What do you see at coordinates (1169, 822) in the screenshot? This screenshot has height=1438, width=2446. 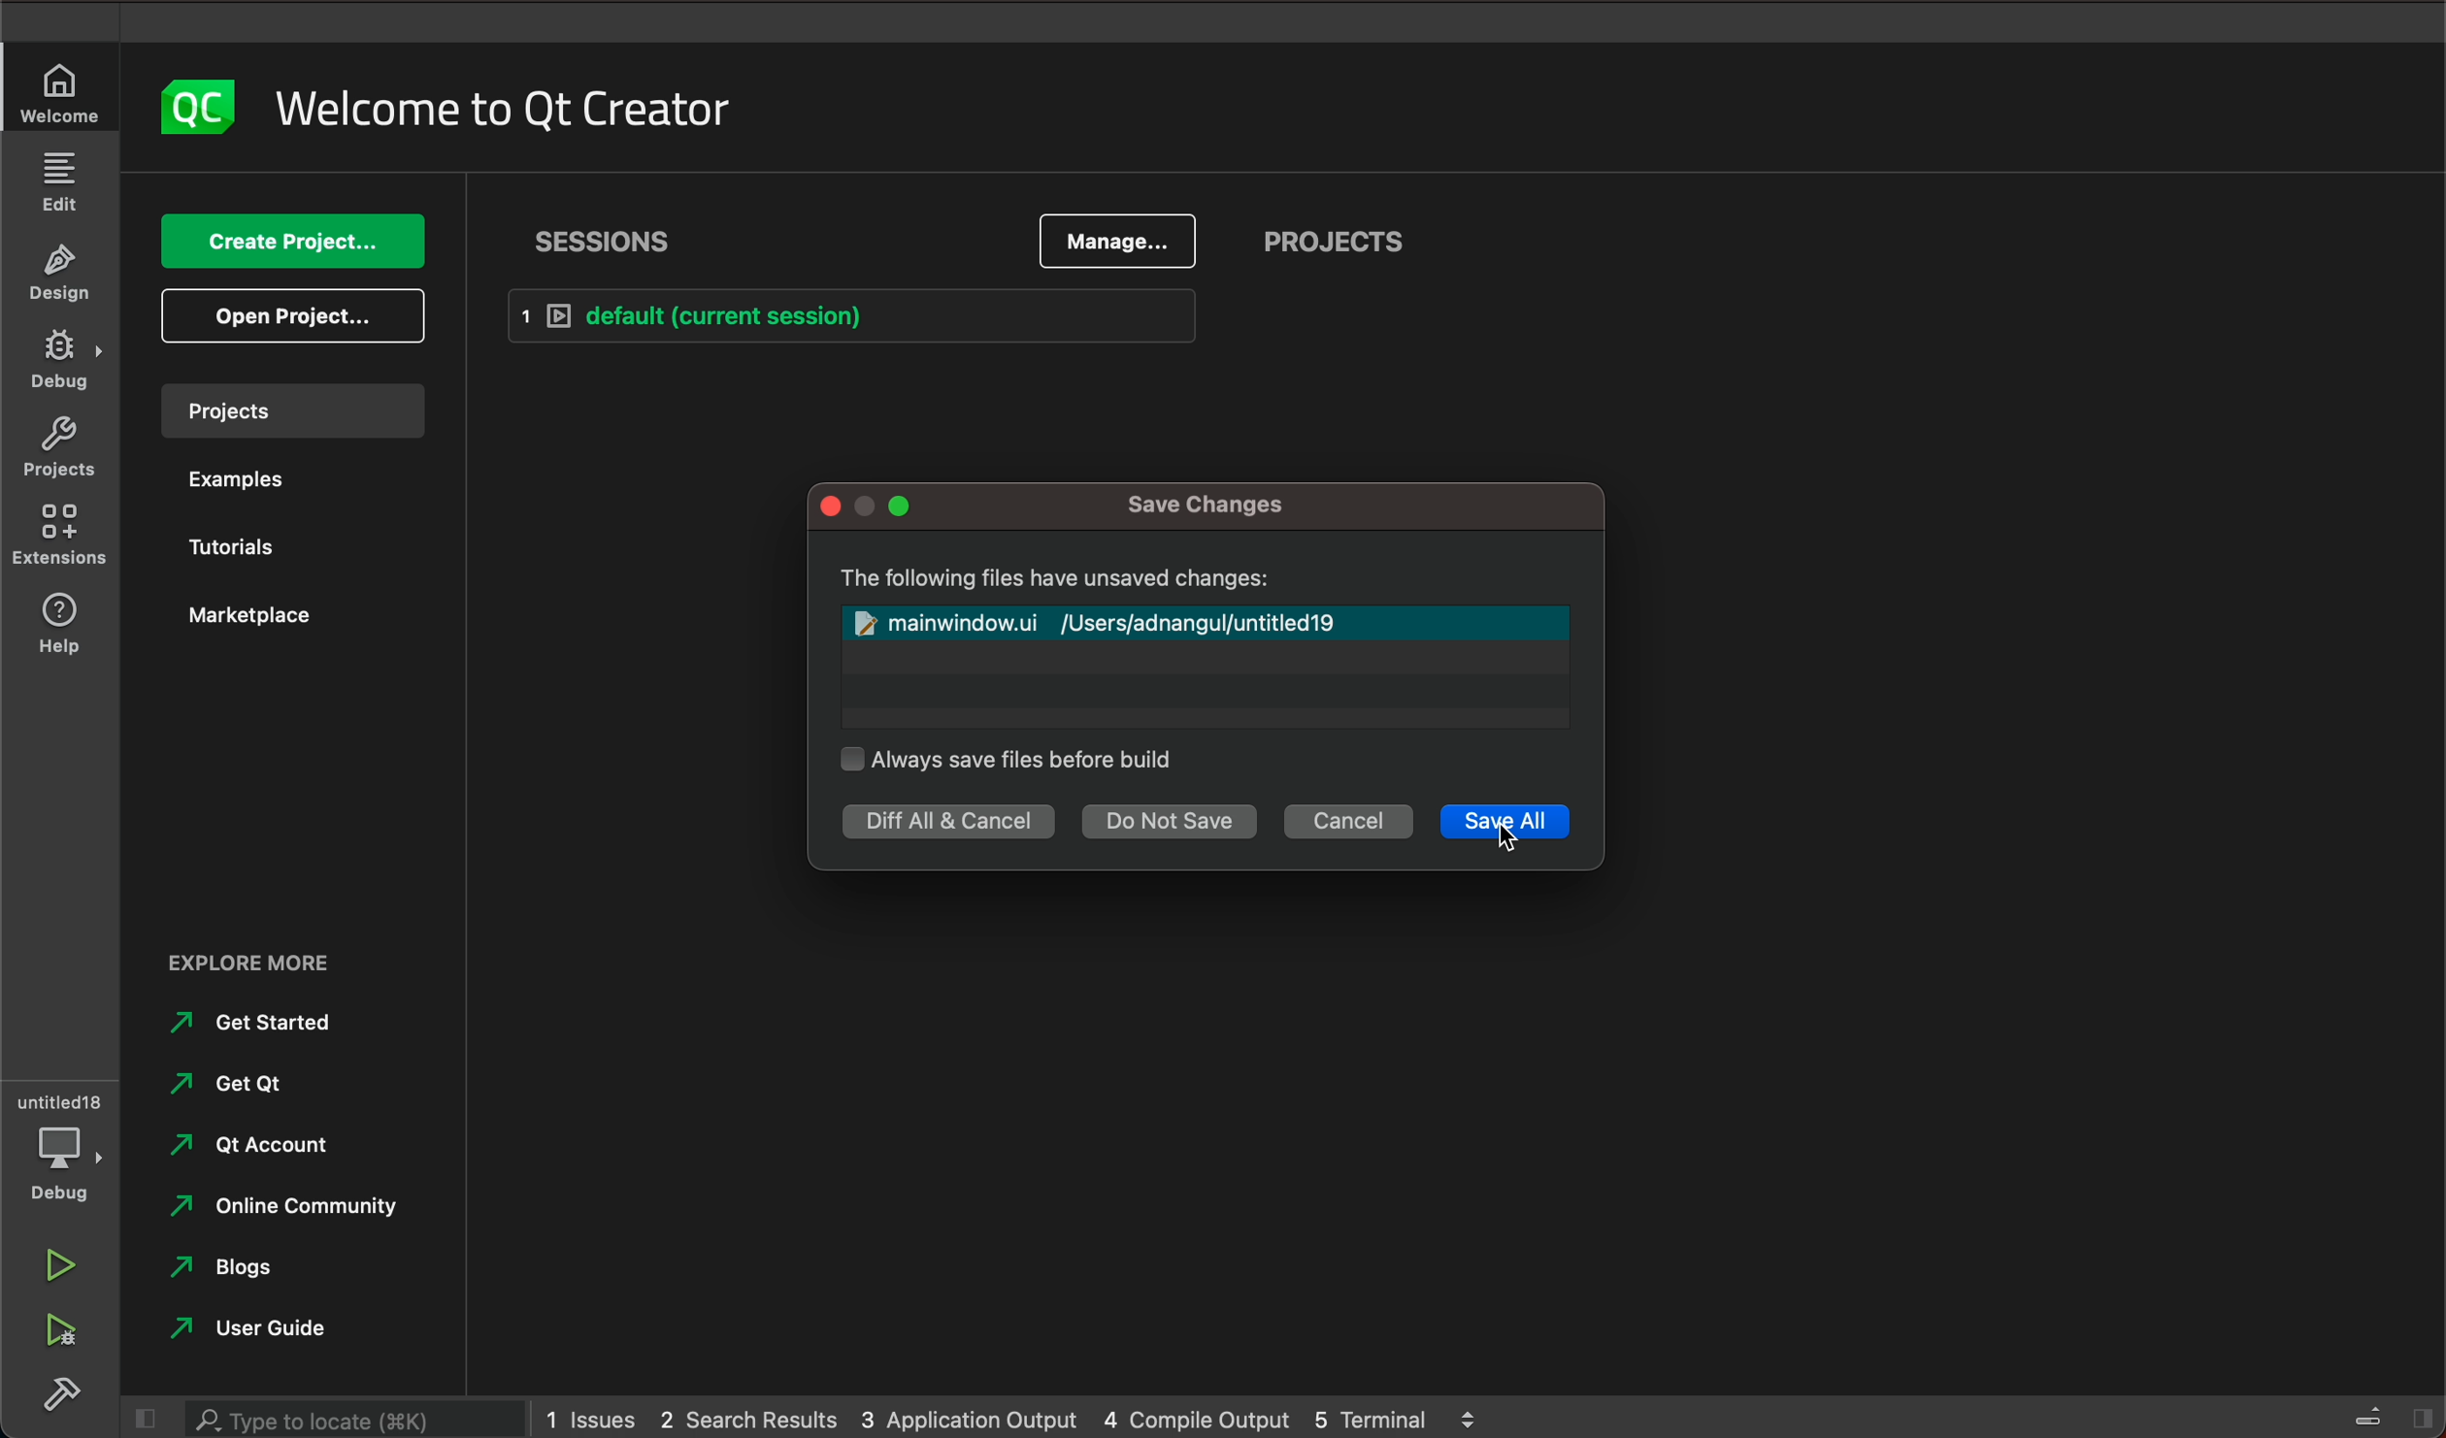 I see `do not saVE` at bounding box center [1169, 822].